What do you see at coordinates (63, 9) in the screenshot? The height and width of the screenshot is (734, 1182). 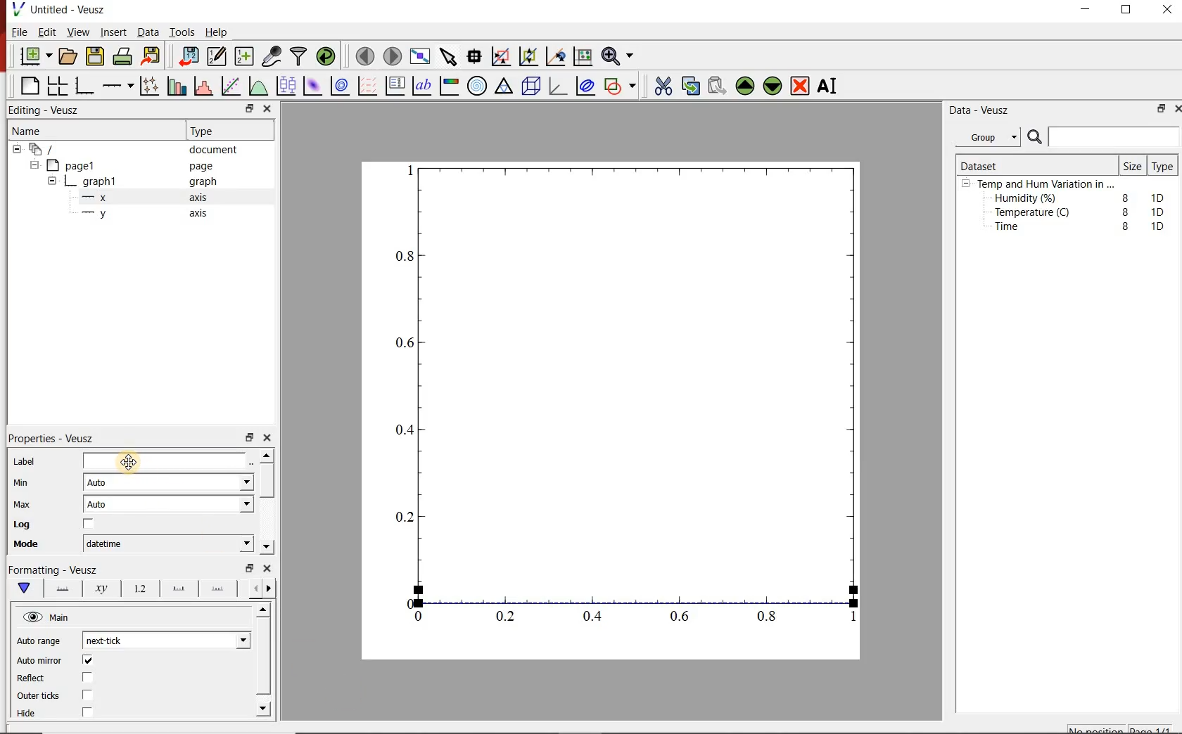 I see `Untitled - Veusz` at bounding box center [63, 9].